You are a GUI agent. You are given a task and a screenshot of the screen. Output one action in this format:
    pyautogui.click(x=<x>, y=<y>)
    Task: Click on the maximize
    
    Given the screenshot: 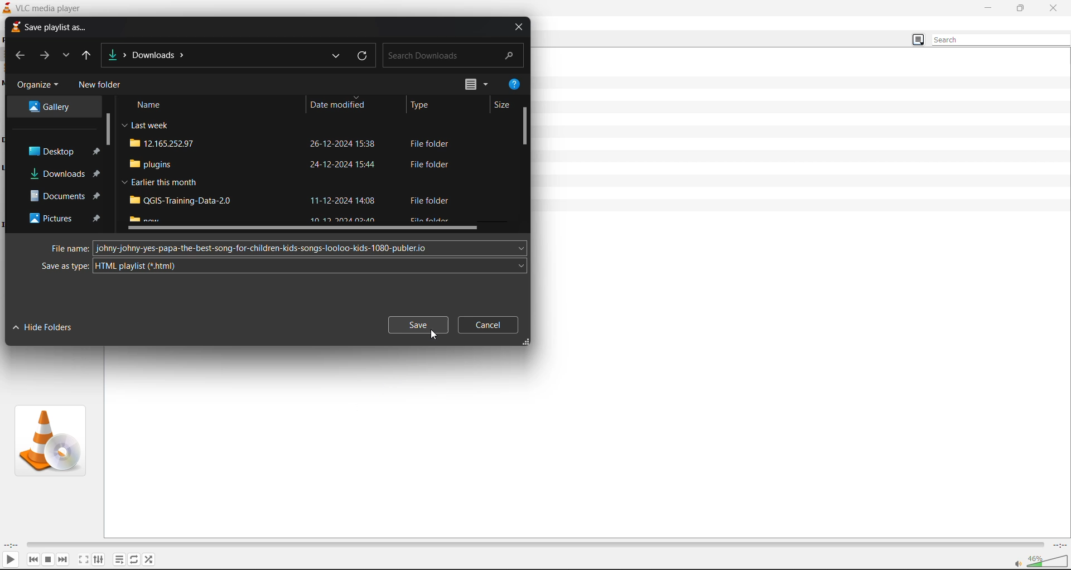 What is the action you would take?
    pyautogui.click(x=1020, y=9)
    